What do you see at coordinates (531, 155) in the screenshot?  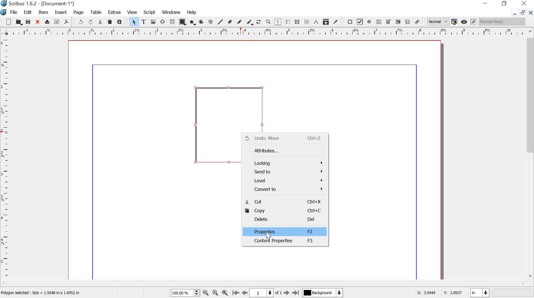 I see `scrollbar` at bounding box center [531, 155].